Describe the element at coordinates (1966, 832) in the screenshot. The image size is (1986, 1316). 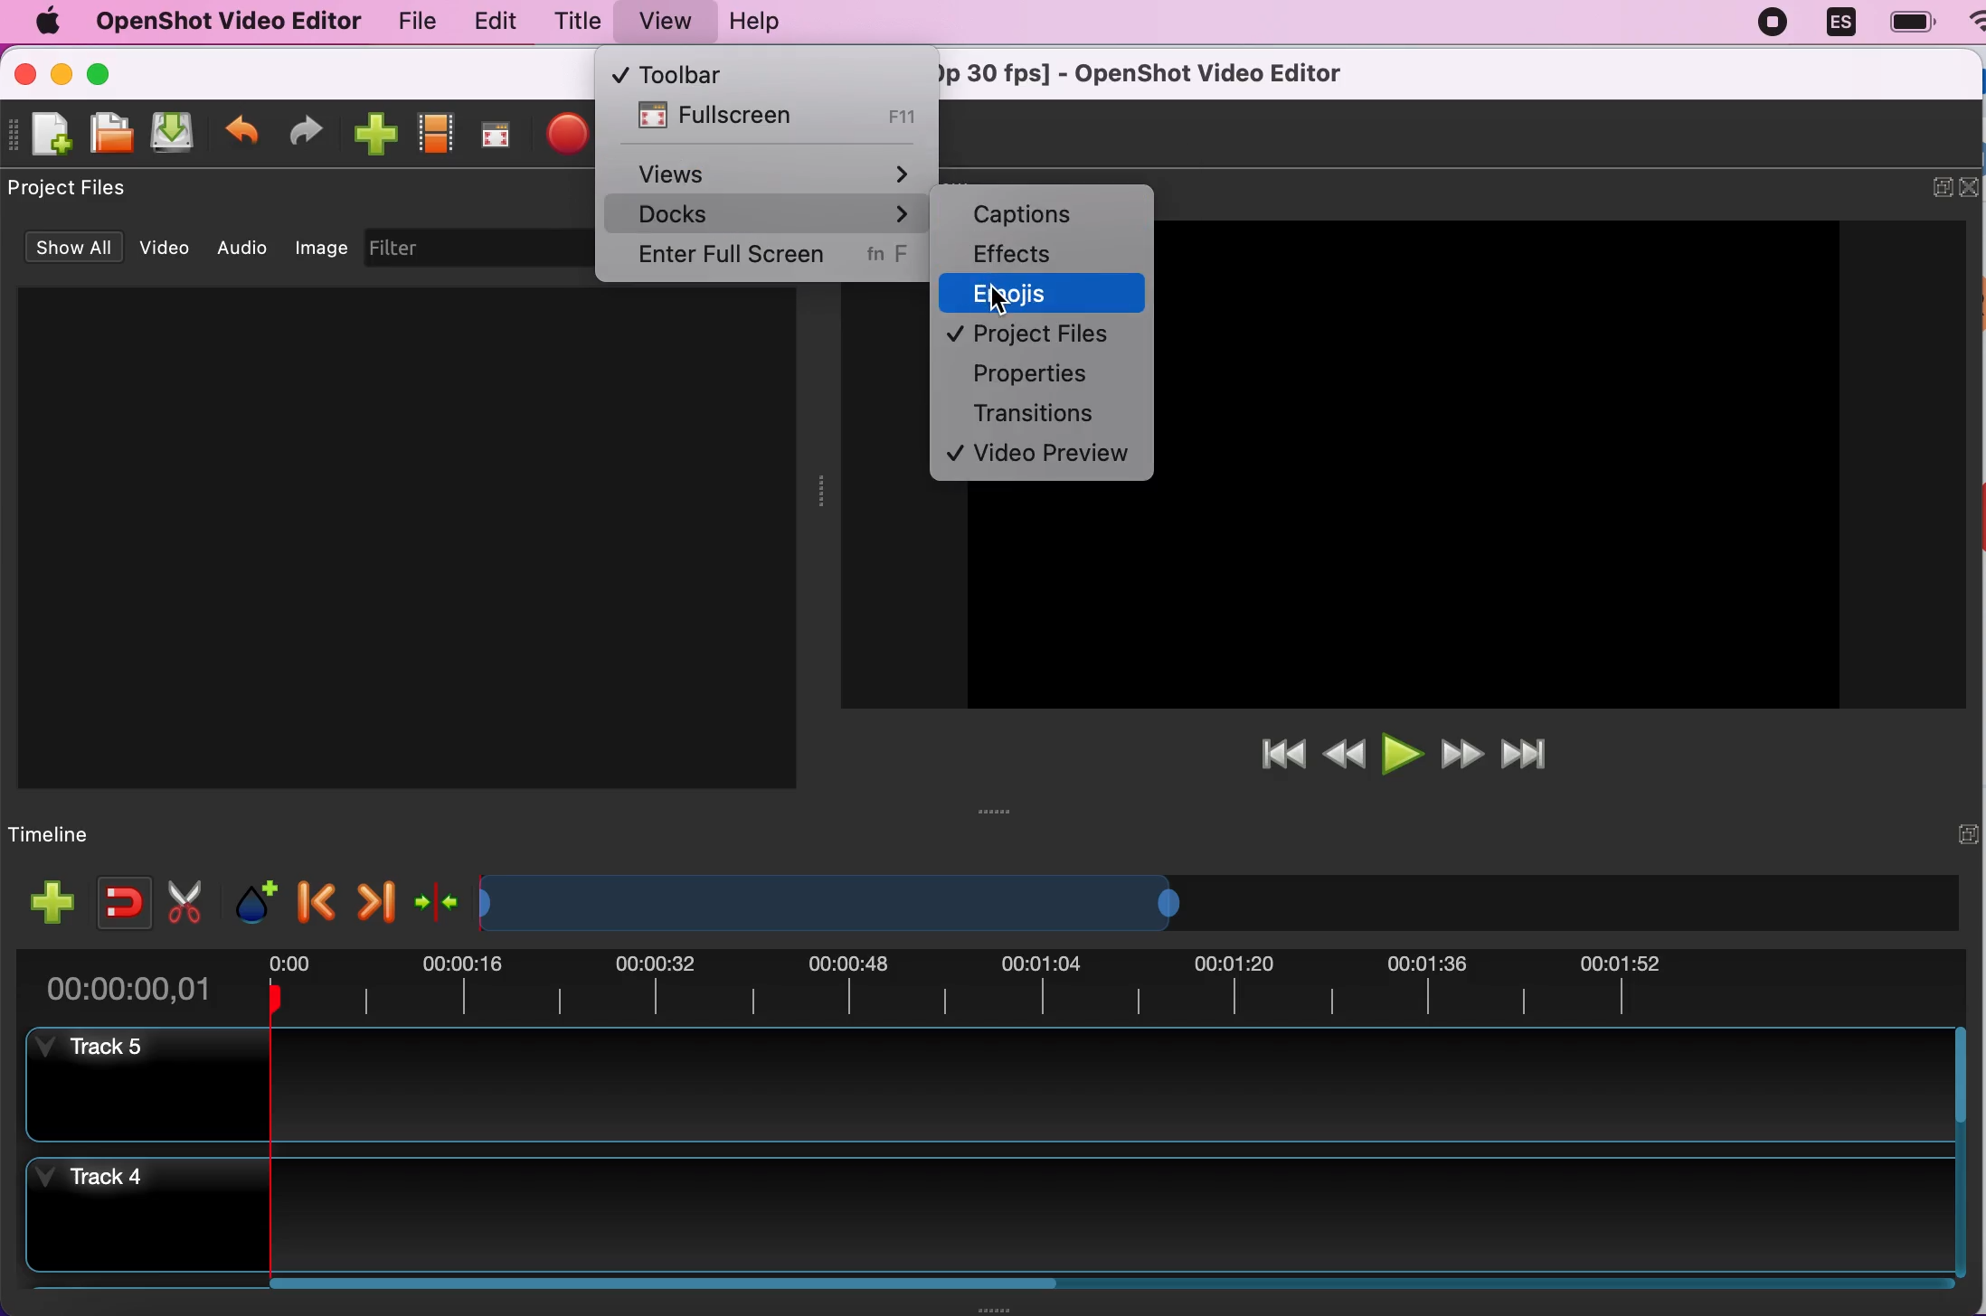
I see `expand/hide` at that location.